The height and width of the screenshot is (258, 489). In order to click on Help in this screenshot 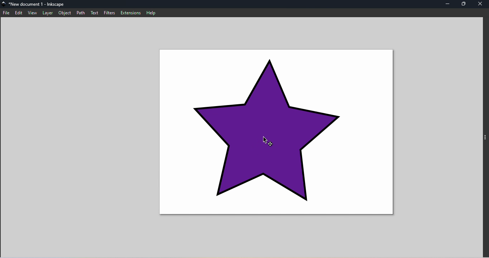, I will do `click(152, 13)`.